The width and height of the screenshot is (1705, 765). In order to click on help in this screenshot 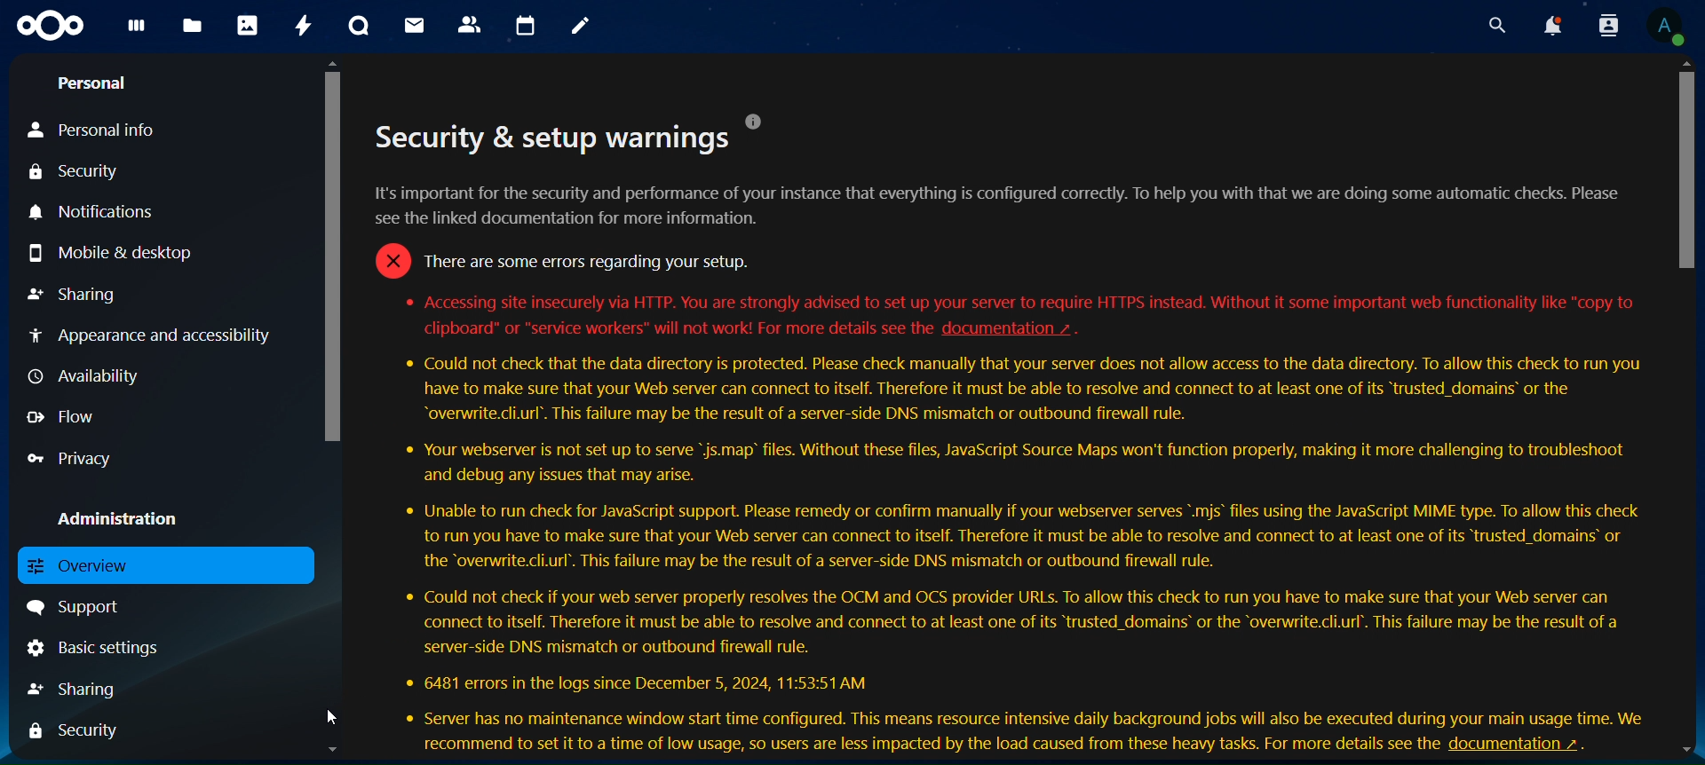, I will do `click(1527, 745)`.